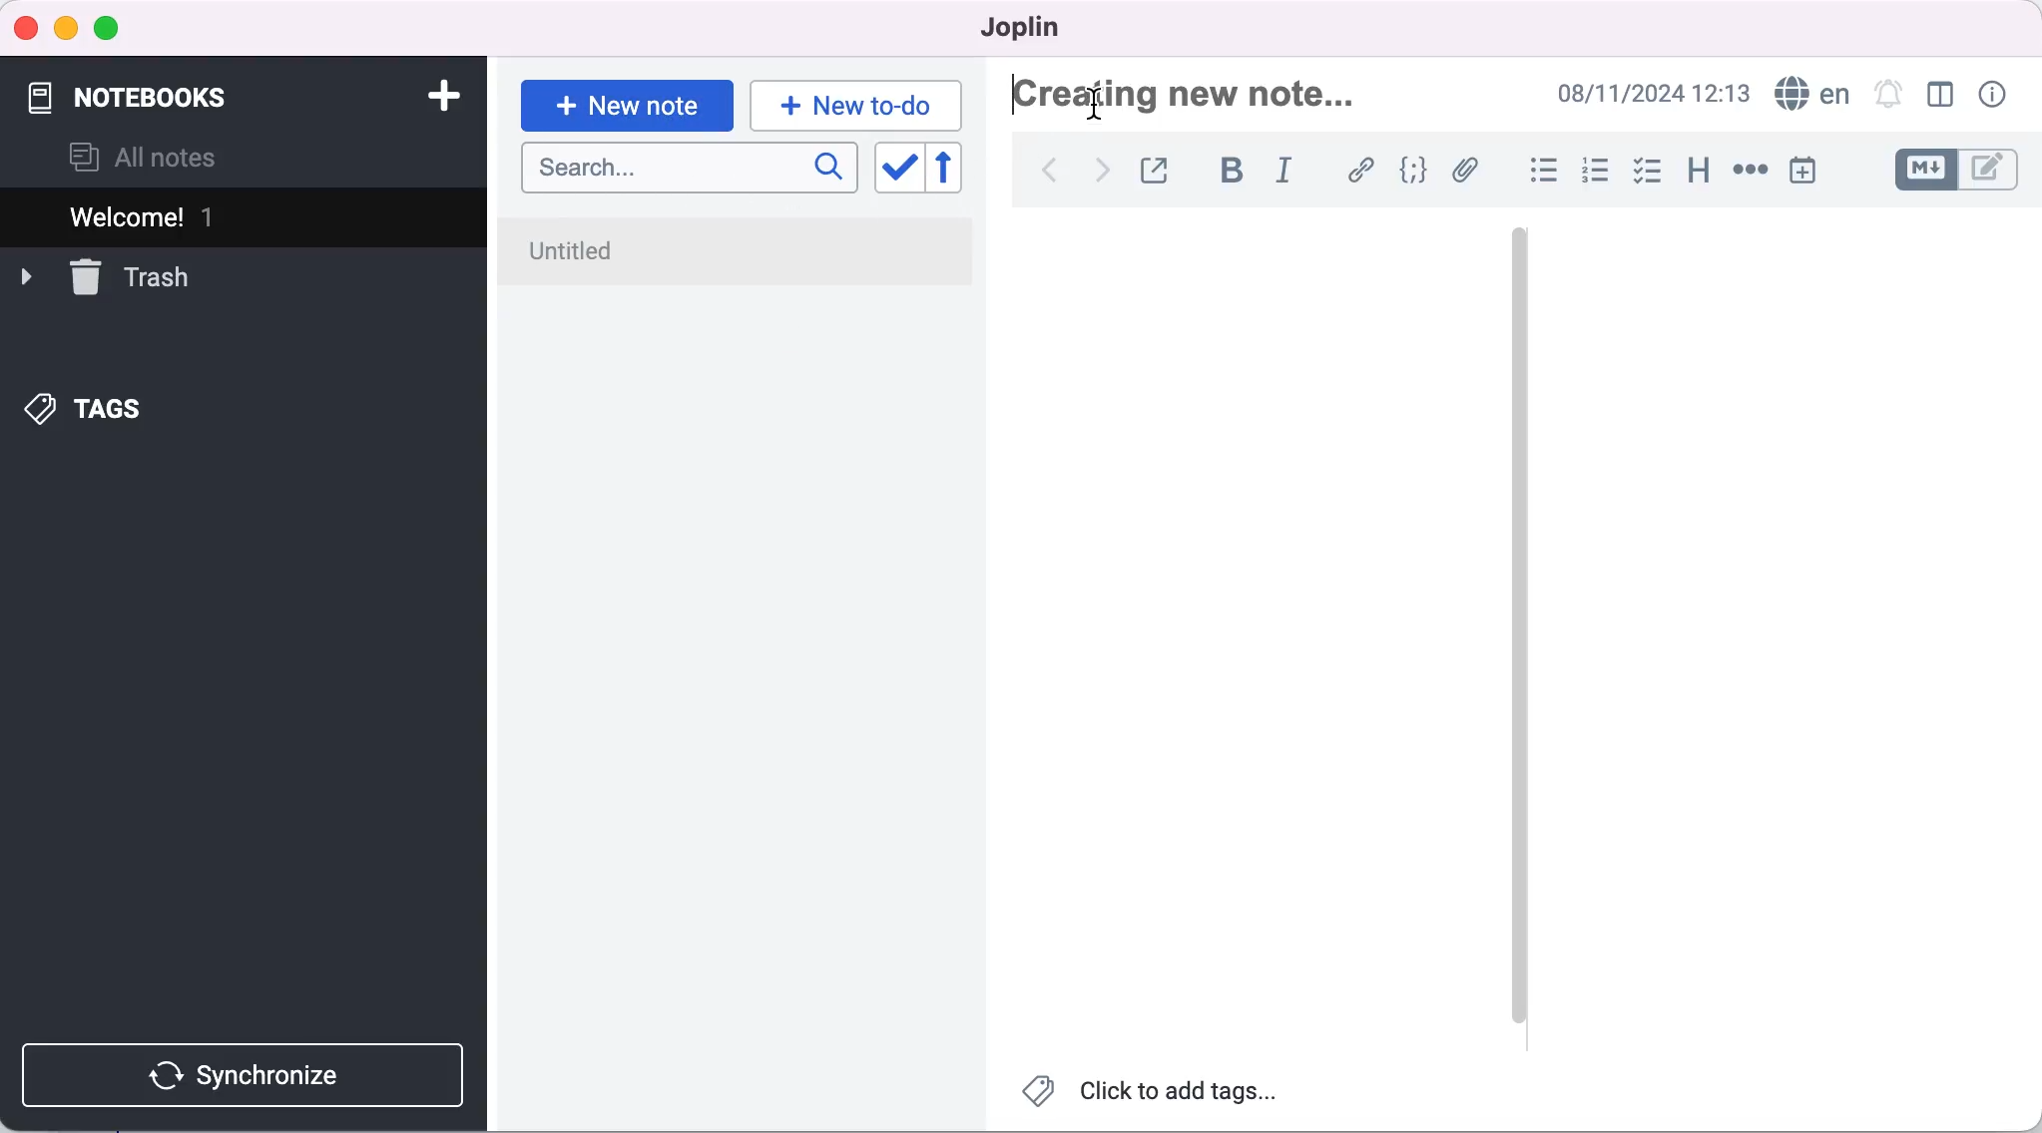 Image resolution: width=2042 pixels, height=1133 pixels. Describe the element at coordinates (626, 103) in the screenshot. I see `new note` at that location.